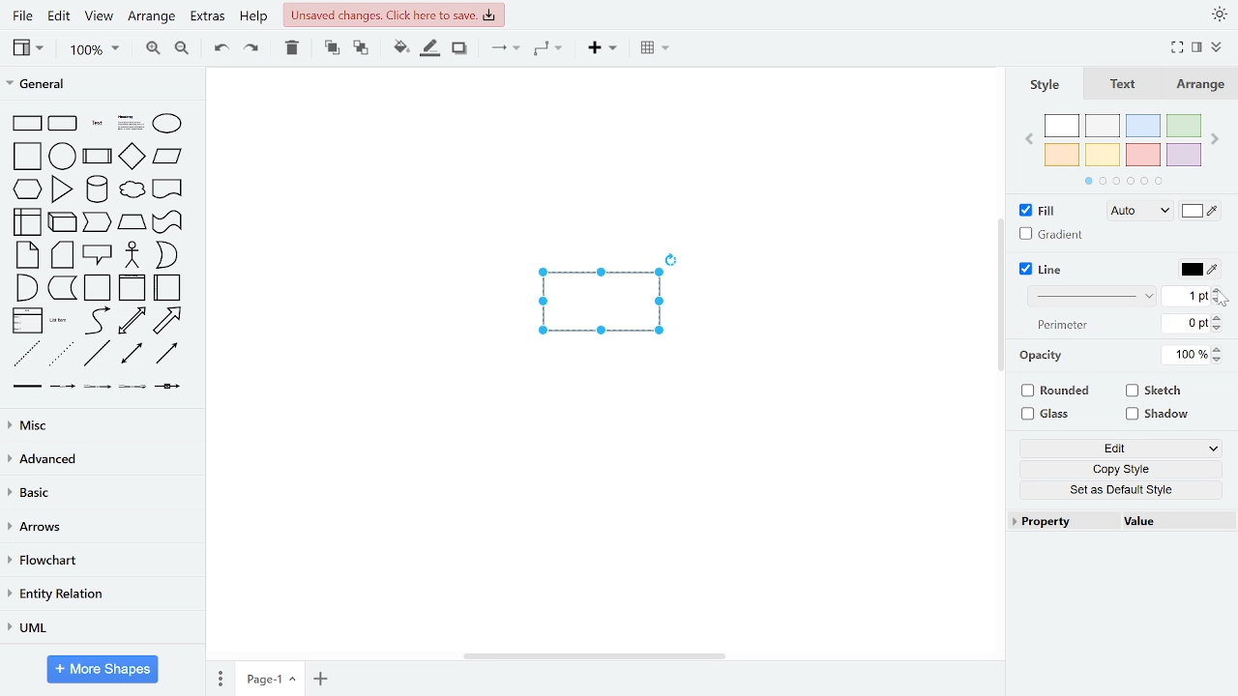  What do you see at coordinates (151, 14) in the screenshot?
I see `arrange` at bounding box center [151, 14].